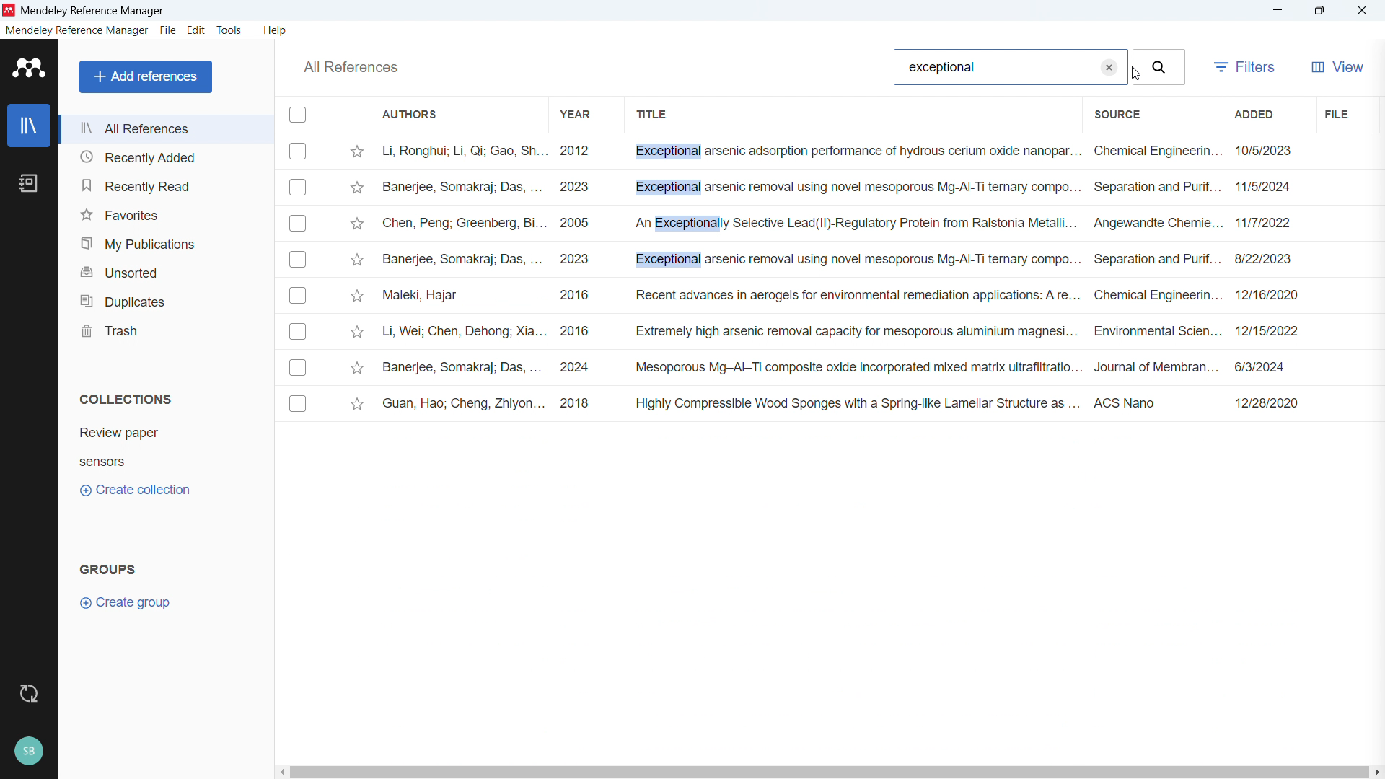 This screenshot has width=1385, height=779. I want to click on Profile , so click(28, 752).